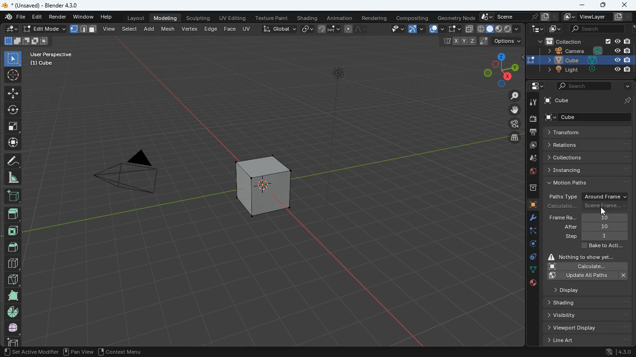 The width and height of the screenshot is (636, 357). Describe the element at coordinates (13, 278) in the screenshot. I see `diagonal` at that location.